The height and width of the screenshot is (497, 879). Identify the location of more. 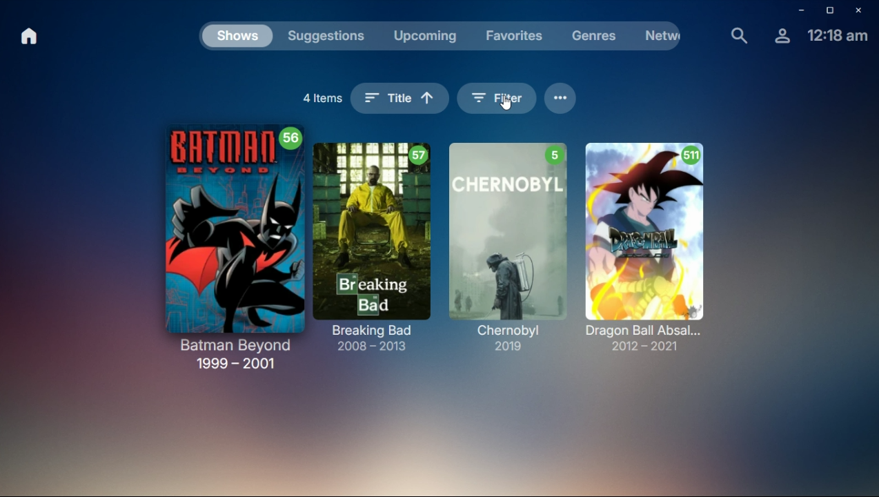
(561, 96).